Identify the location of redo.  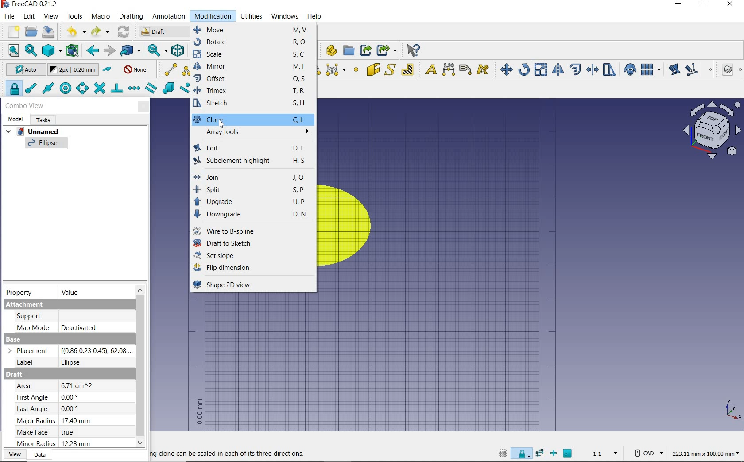
(101, 33).